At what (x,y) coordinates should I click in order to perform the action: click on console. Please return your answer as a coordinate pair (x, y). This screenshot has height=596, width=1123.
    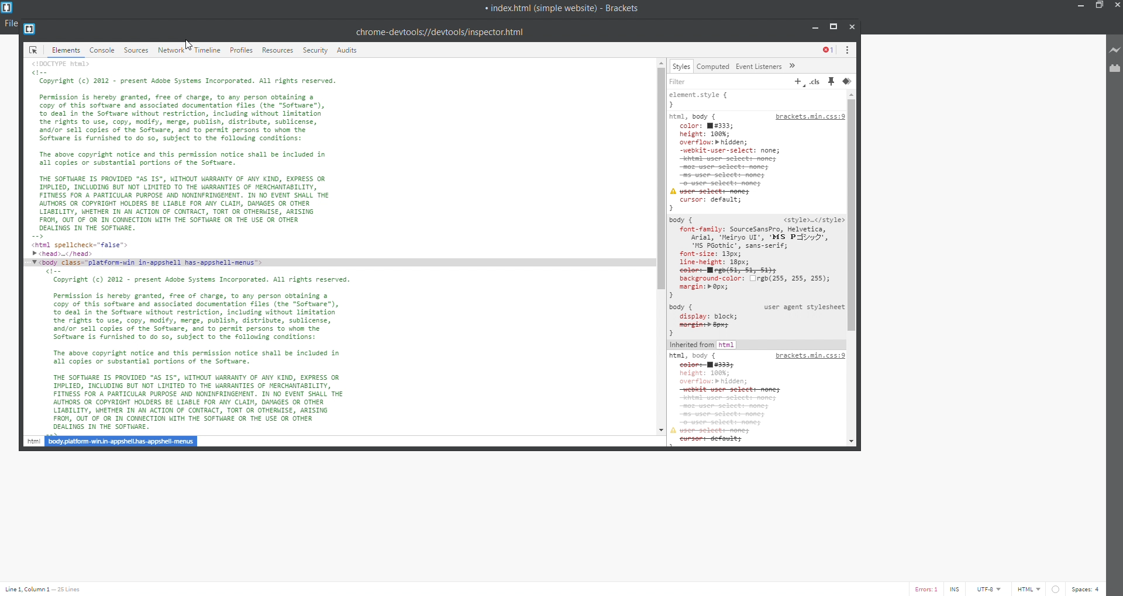
    Looking at the image, I should click on (102, 51).